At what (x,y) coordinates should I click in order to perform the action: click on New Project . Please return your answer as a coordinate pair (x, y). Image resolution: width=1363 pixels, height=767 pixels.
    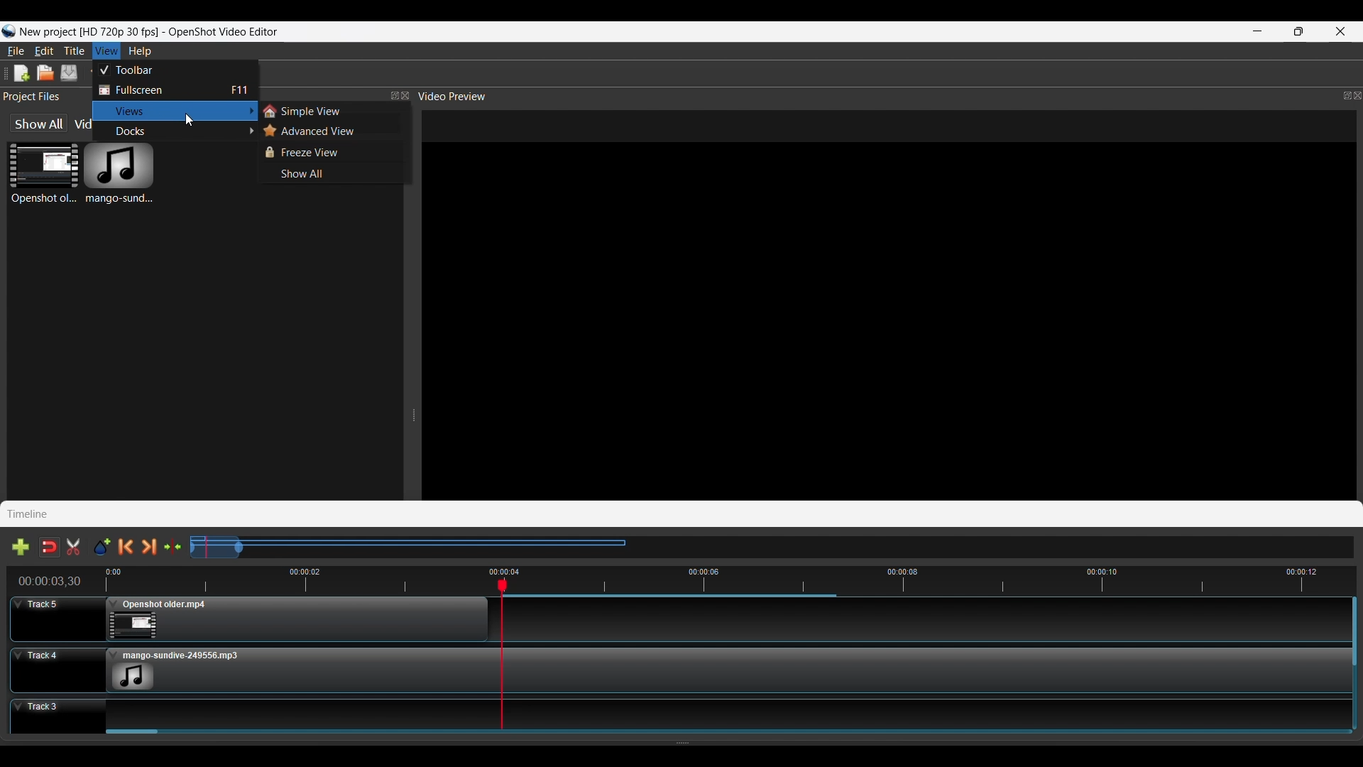
    Looking at the image, I should click on (22, 73).